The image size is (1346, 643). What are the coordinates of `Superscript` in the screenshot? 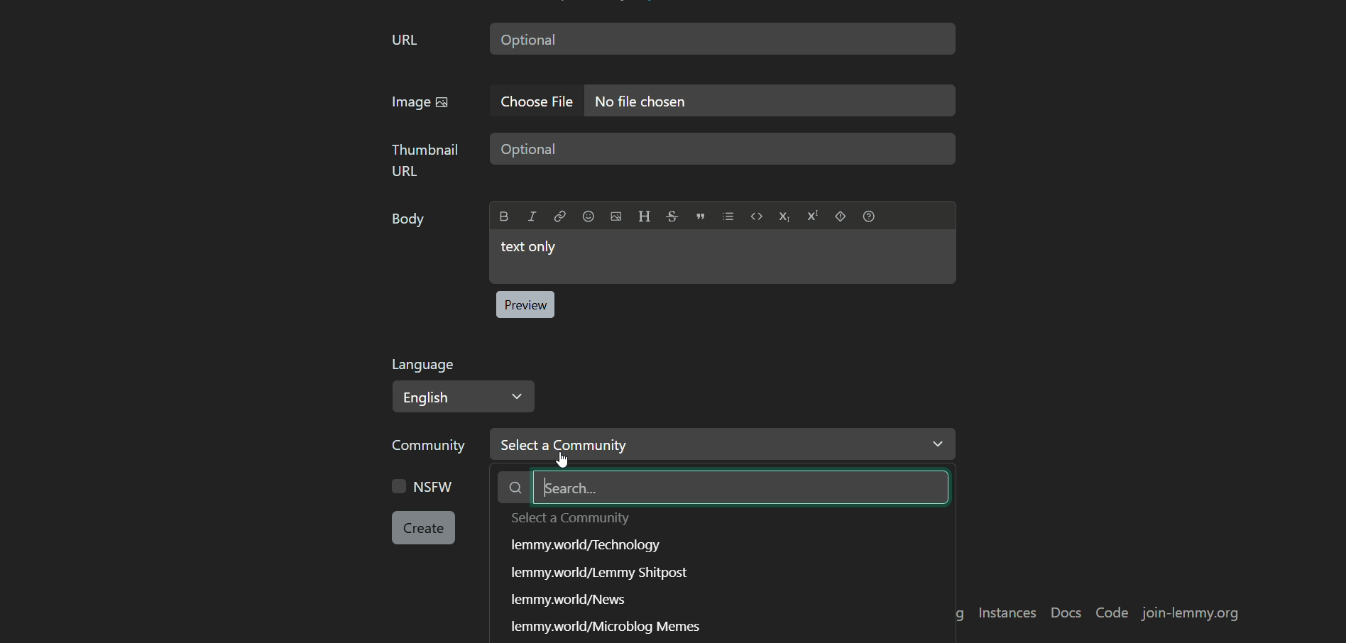 It's located at (813, 216).